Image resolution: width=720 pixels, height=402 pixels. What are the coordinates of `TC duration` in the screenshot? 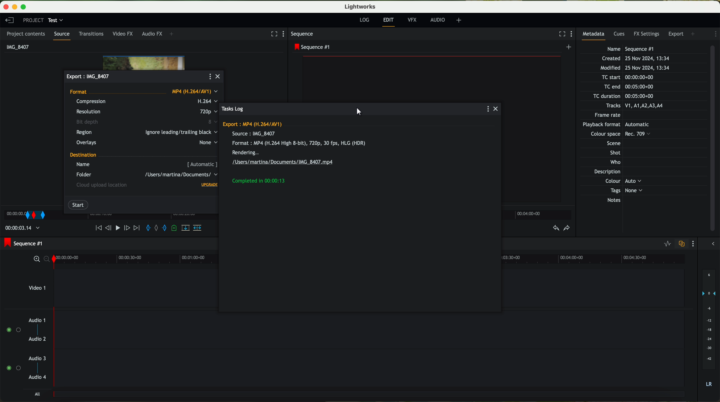 It's located at (620, 97).